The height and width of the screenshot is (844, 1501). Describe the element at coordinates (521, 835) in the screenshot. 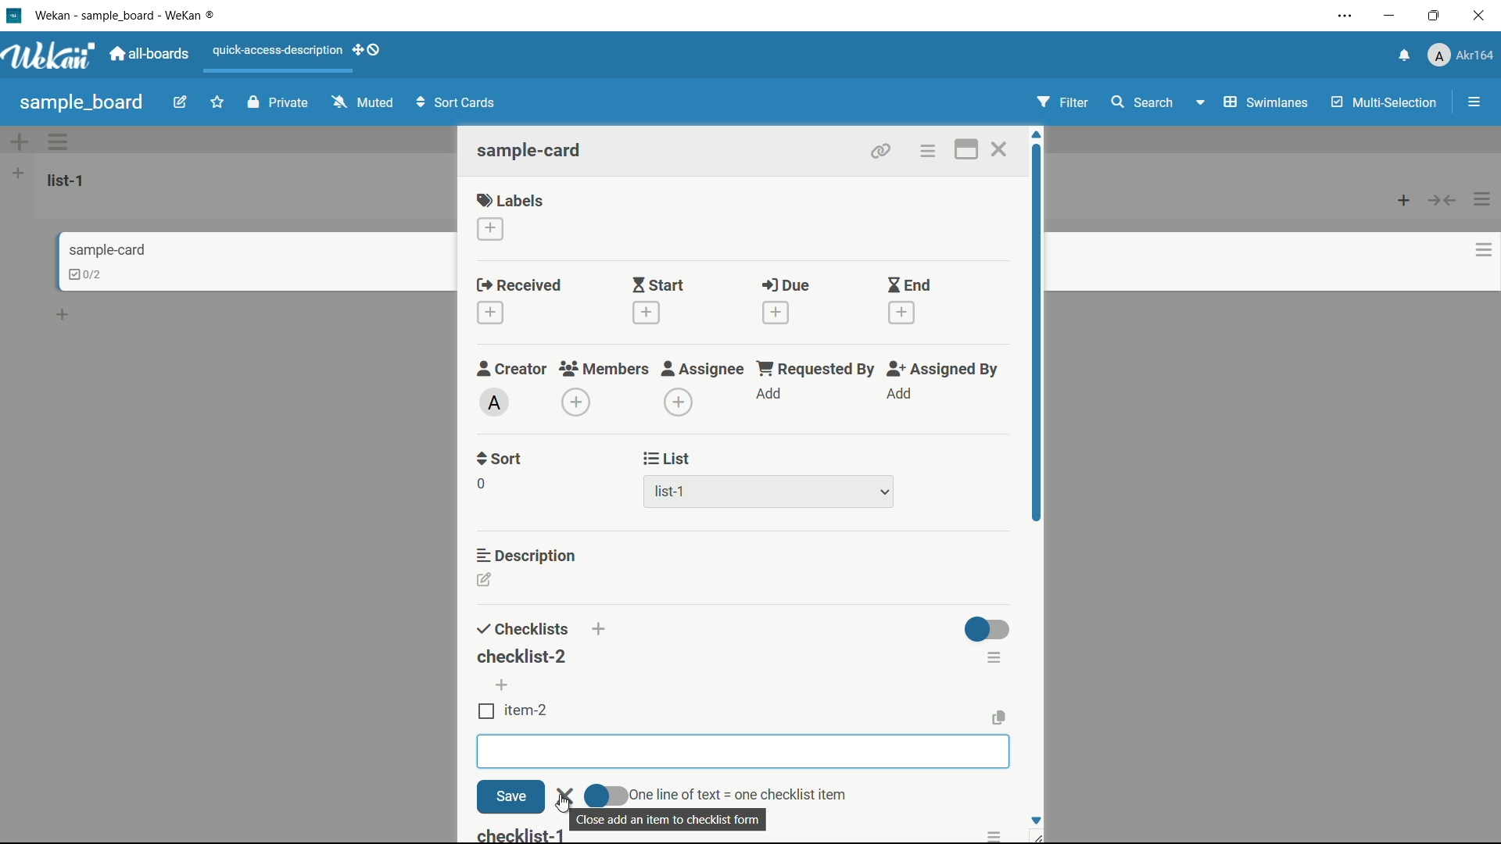

I see `checklist-1` at that location.